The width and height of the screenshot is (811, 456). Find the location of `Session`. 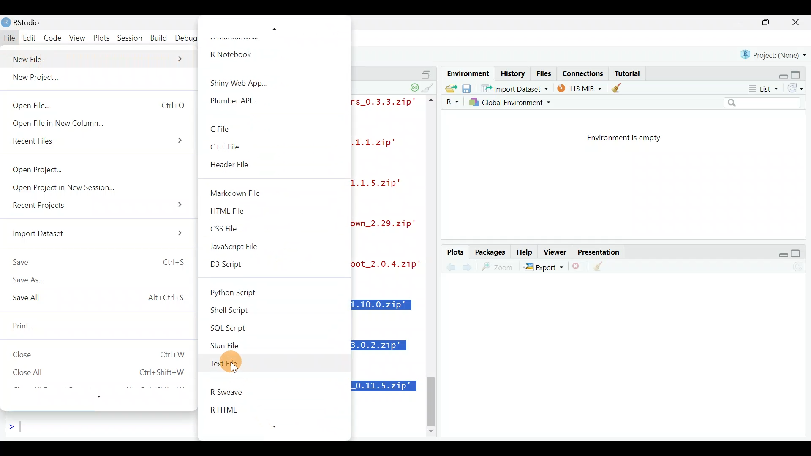

Session is located at coordinates (131, 38).